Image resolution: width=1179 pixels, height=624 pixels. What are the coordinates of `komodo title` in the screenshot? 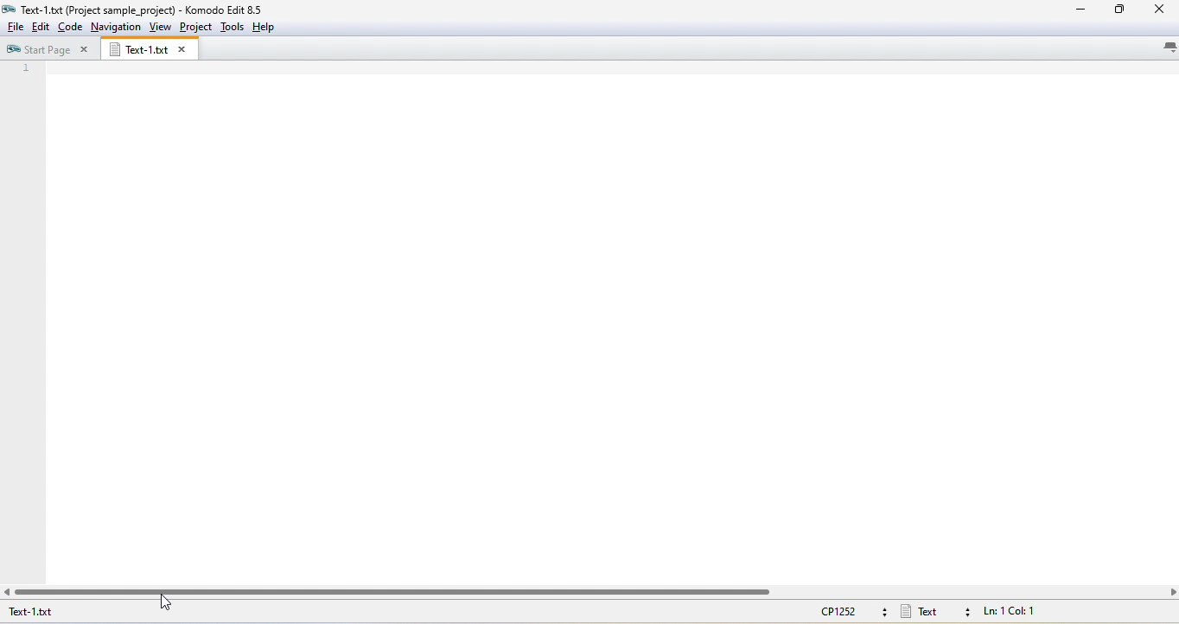 It's located at (233, 9).